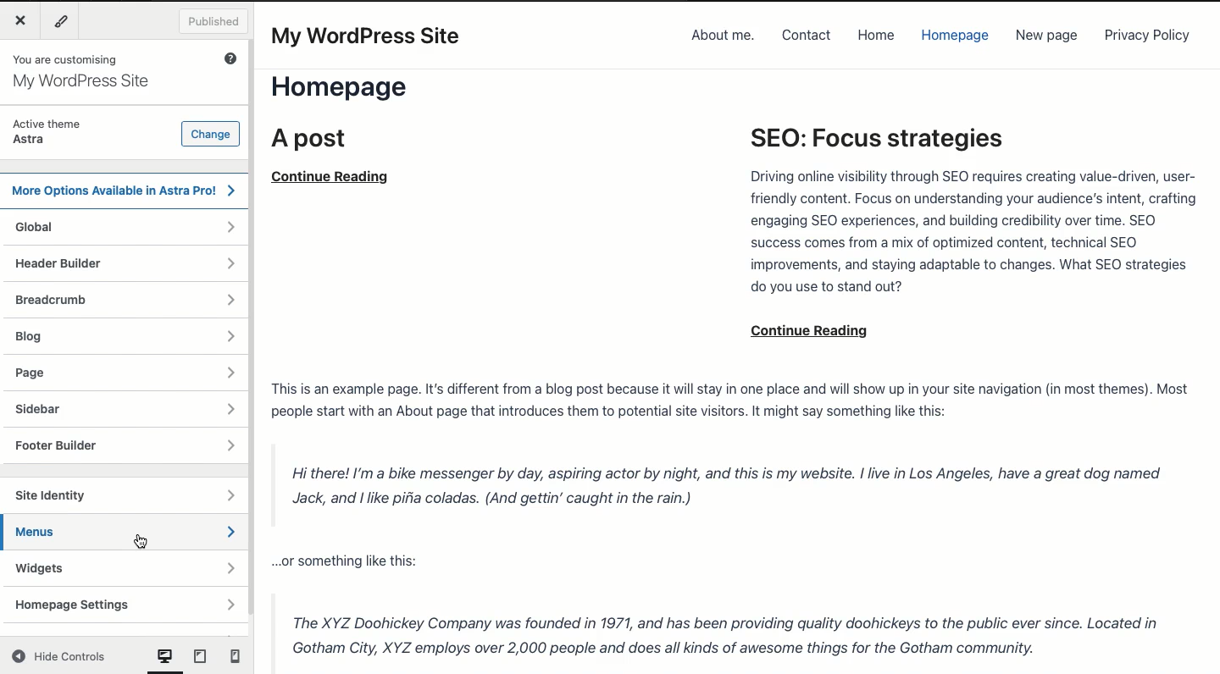 The image size is (1220, 674). I want to click on Header builder, so click(125, 262).